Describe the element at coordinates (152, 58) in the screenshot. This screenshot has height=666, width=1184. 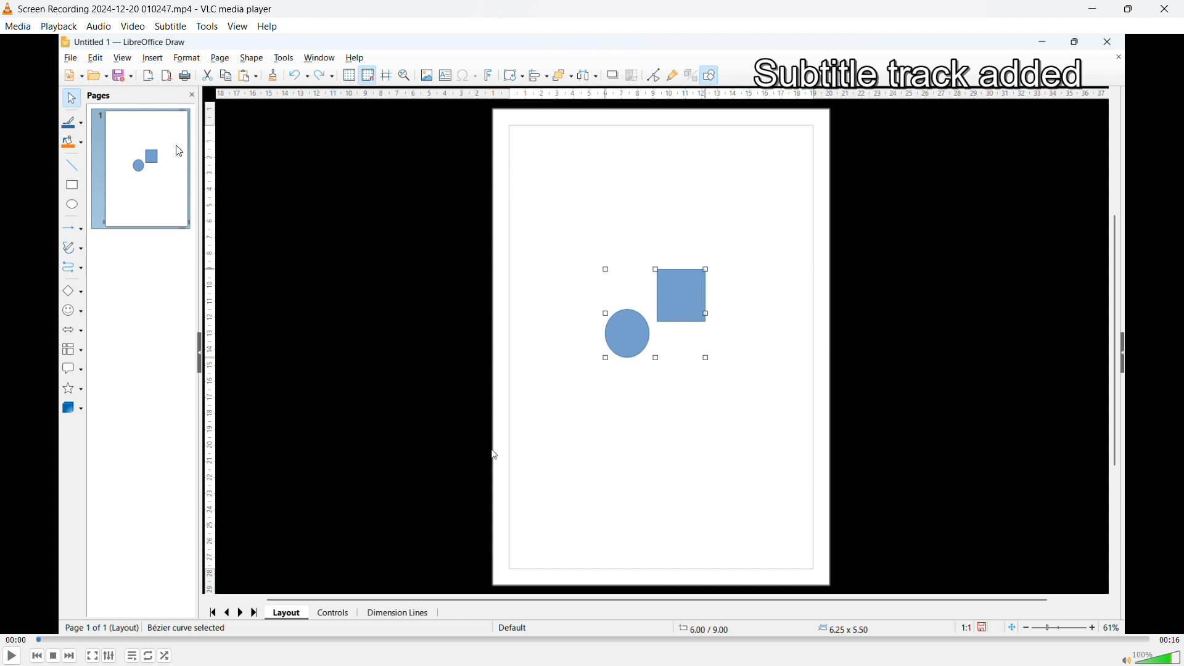
I see `insert` at that location.